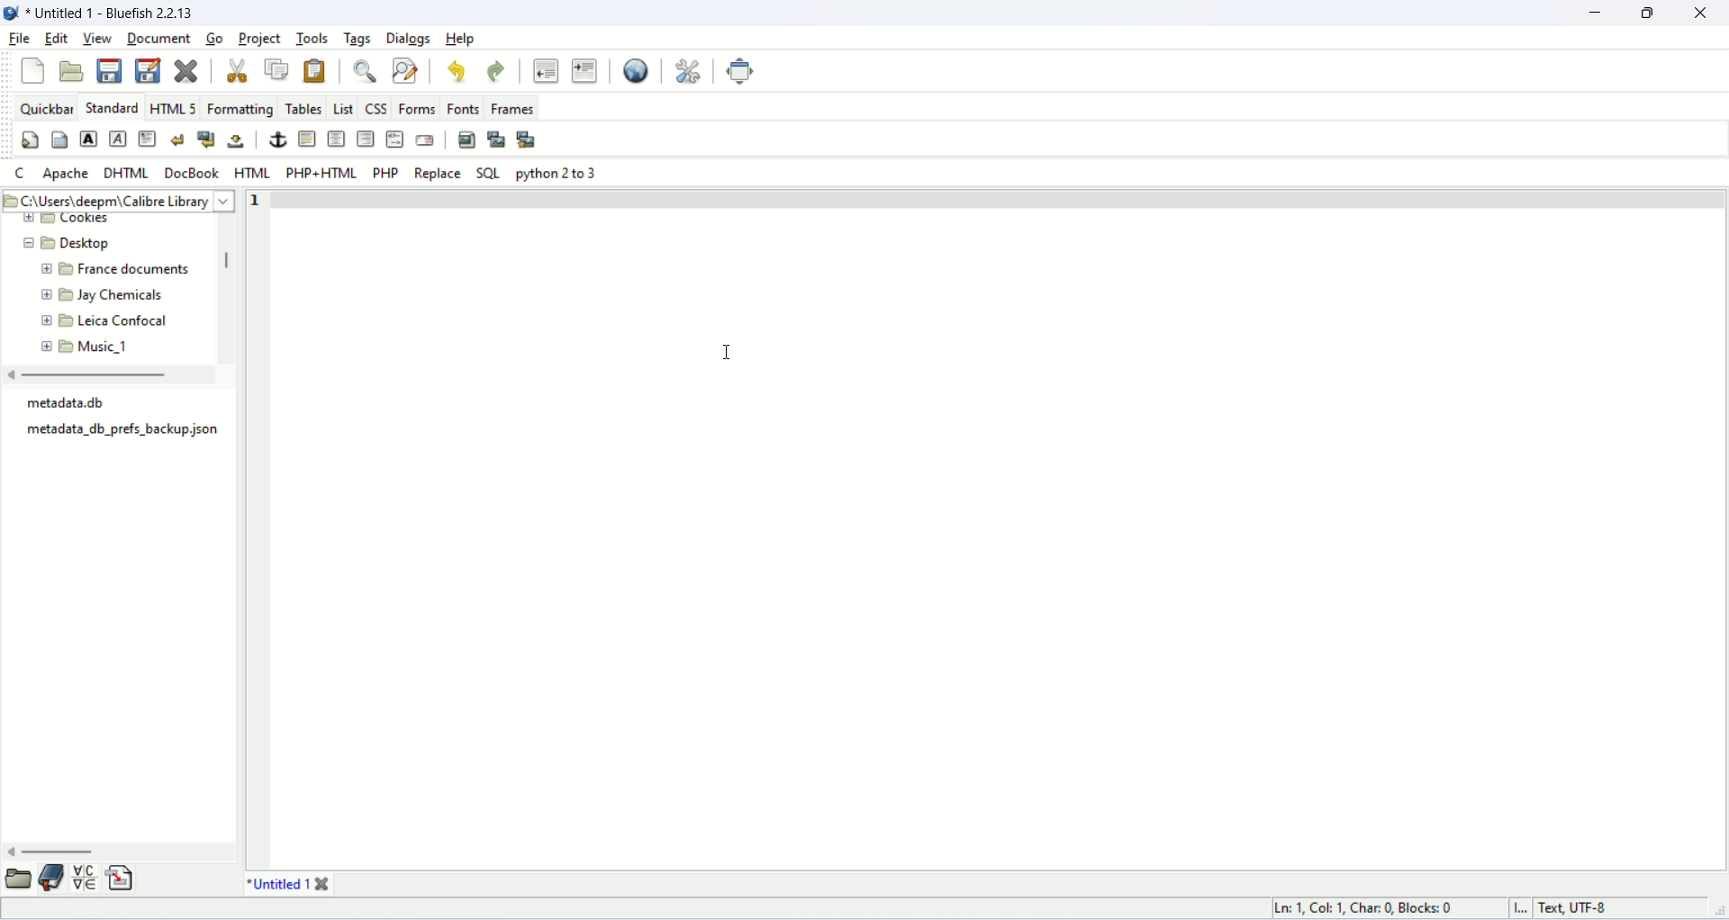  What do you see at coordinates (226, 285) in the screenshot?
I see `scroll bar` at bounding box center [226, 285].